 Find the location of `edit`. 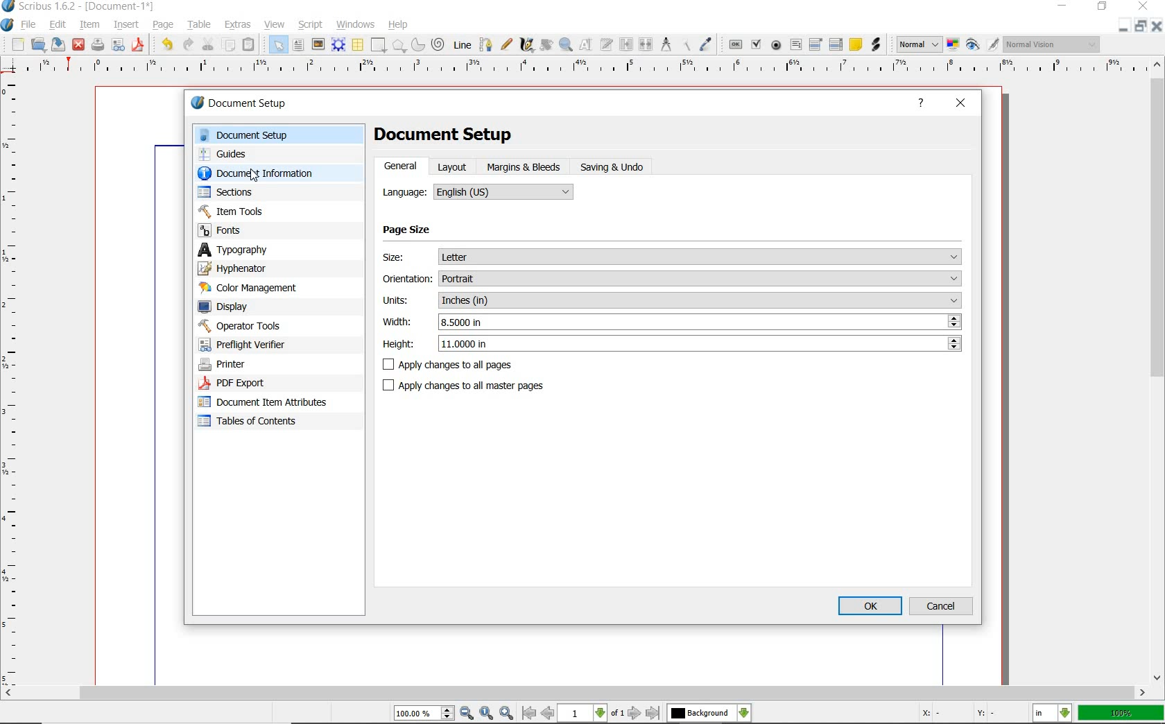

edit is located at coordinates (58, 24).